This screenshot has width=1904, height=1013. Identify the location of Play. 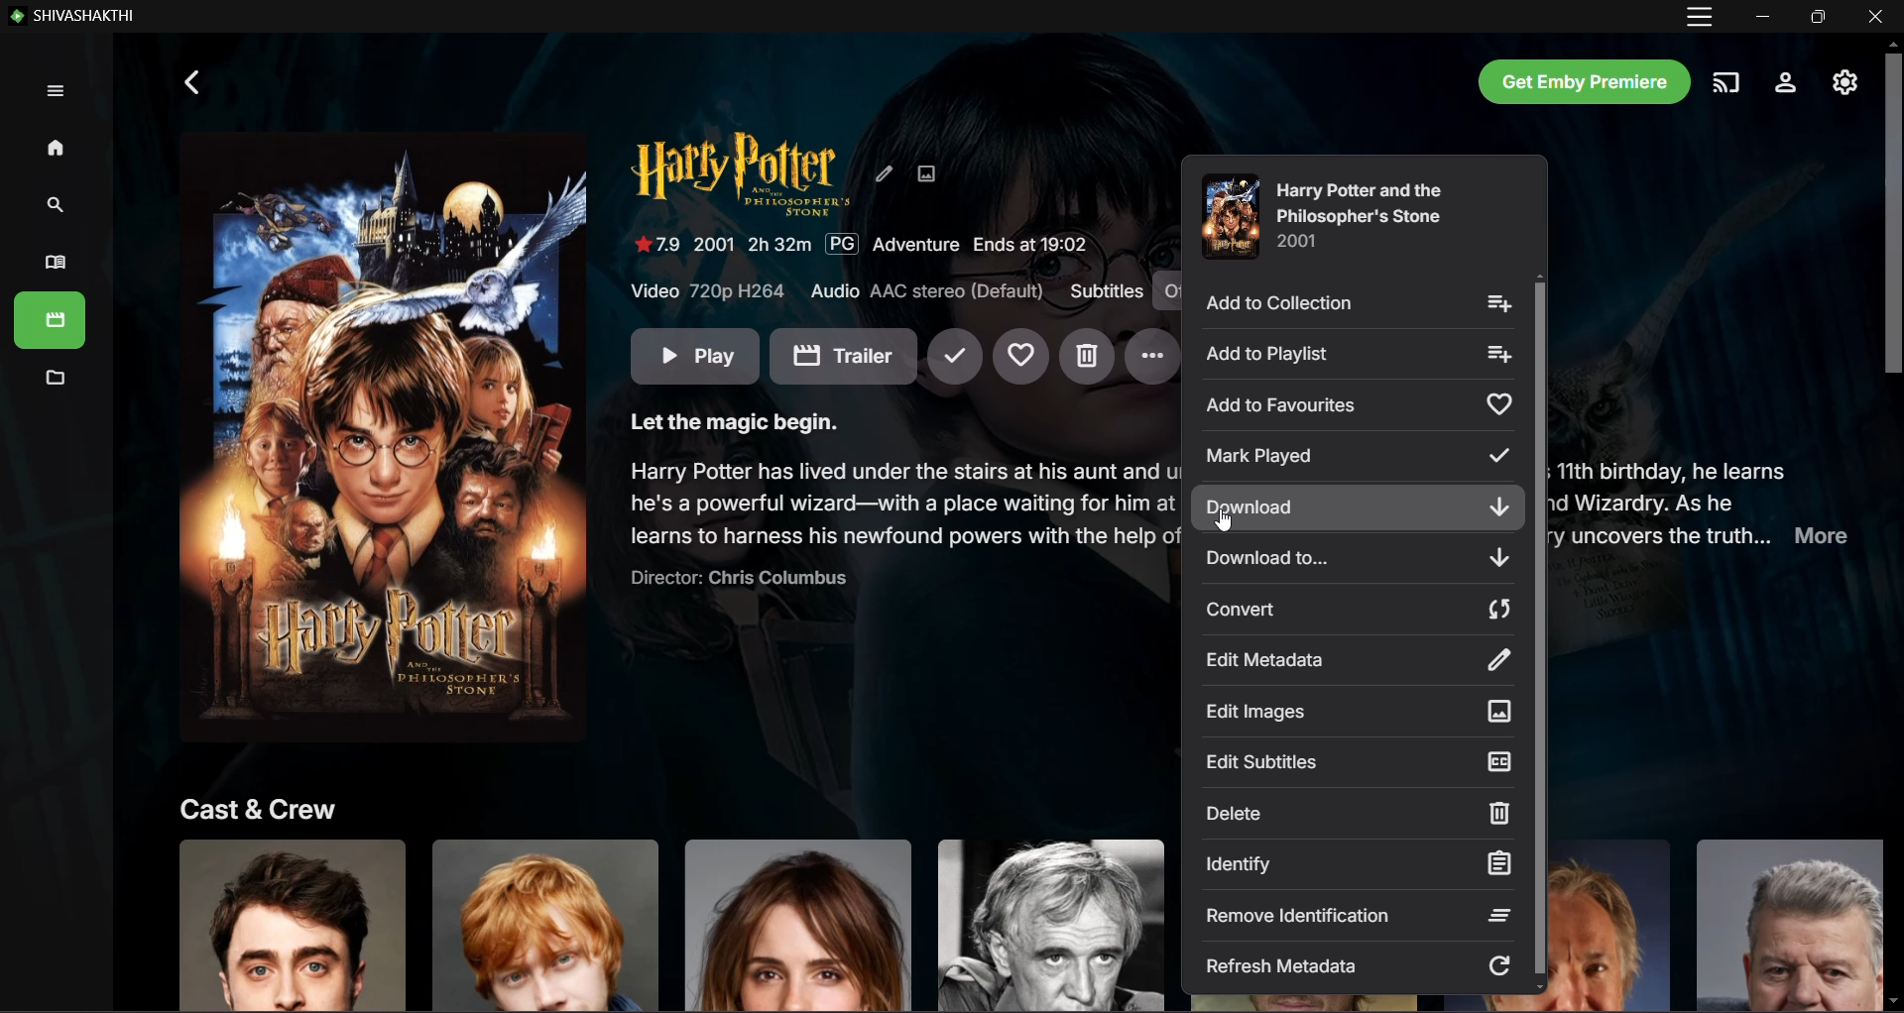
(695, 356).